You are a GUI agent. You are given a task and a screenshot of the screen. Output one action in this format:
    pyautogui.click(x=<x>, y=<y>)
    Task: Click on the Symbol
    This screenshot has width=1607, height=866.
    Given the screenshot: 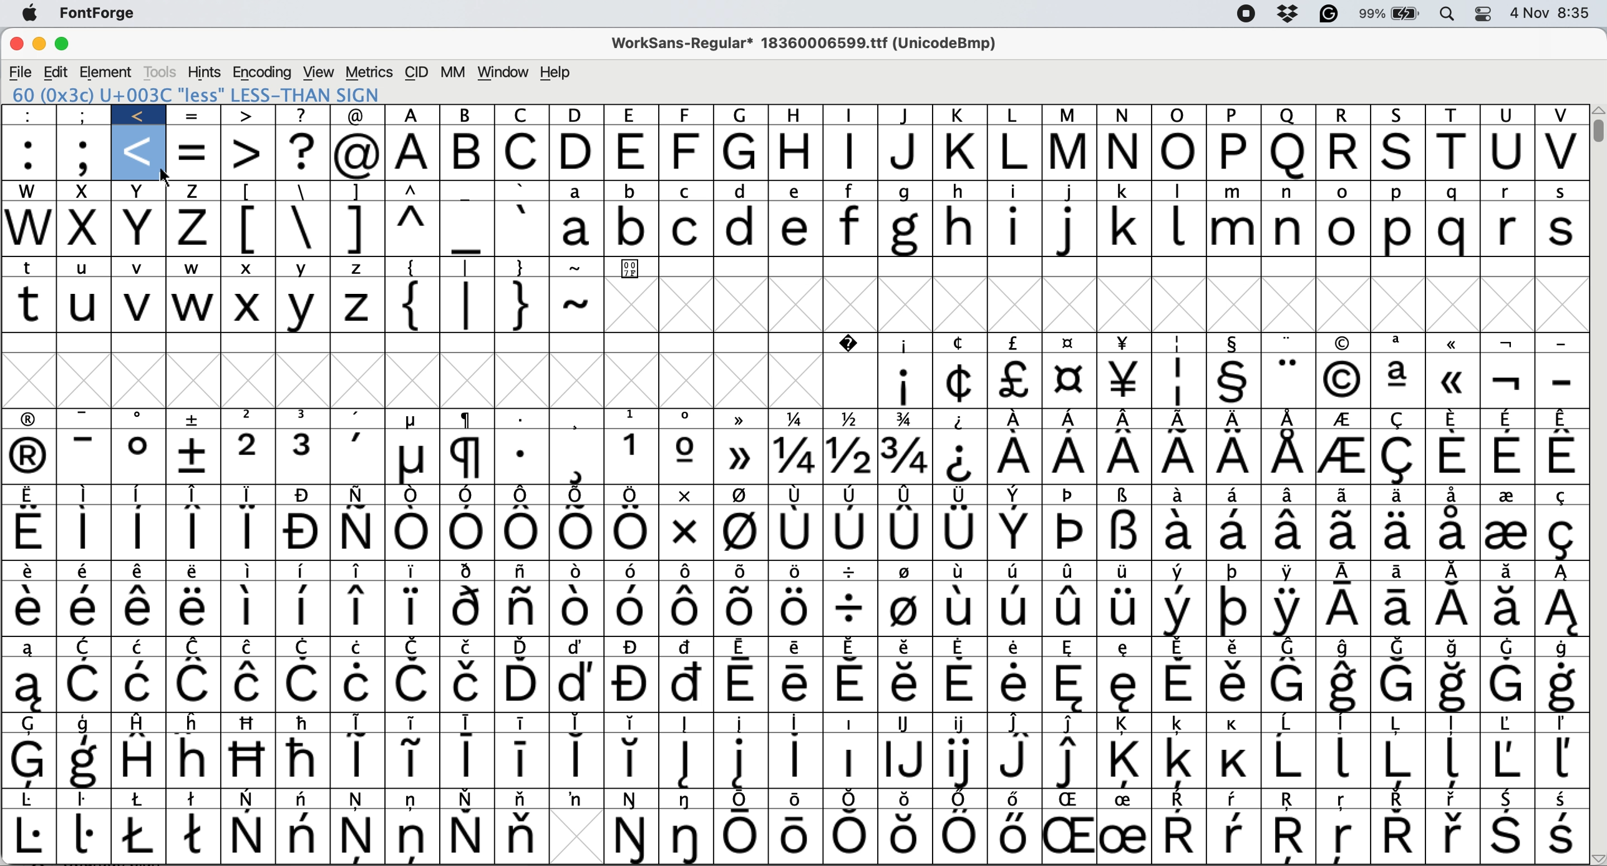 What is the action you would take?
    pyautogui.click(x=1509, y=495)
    